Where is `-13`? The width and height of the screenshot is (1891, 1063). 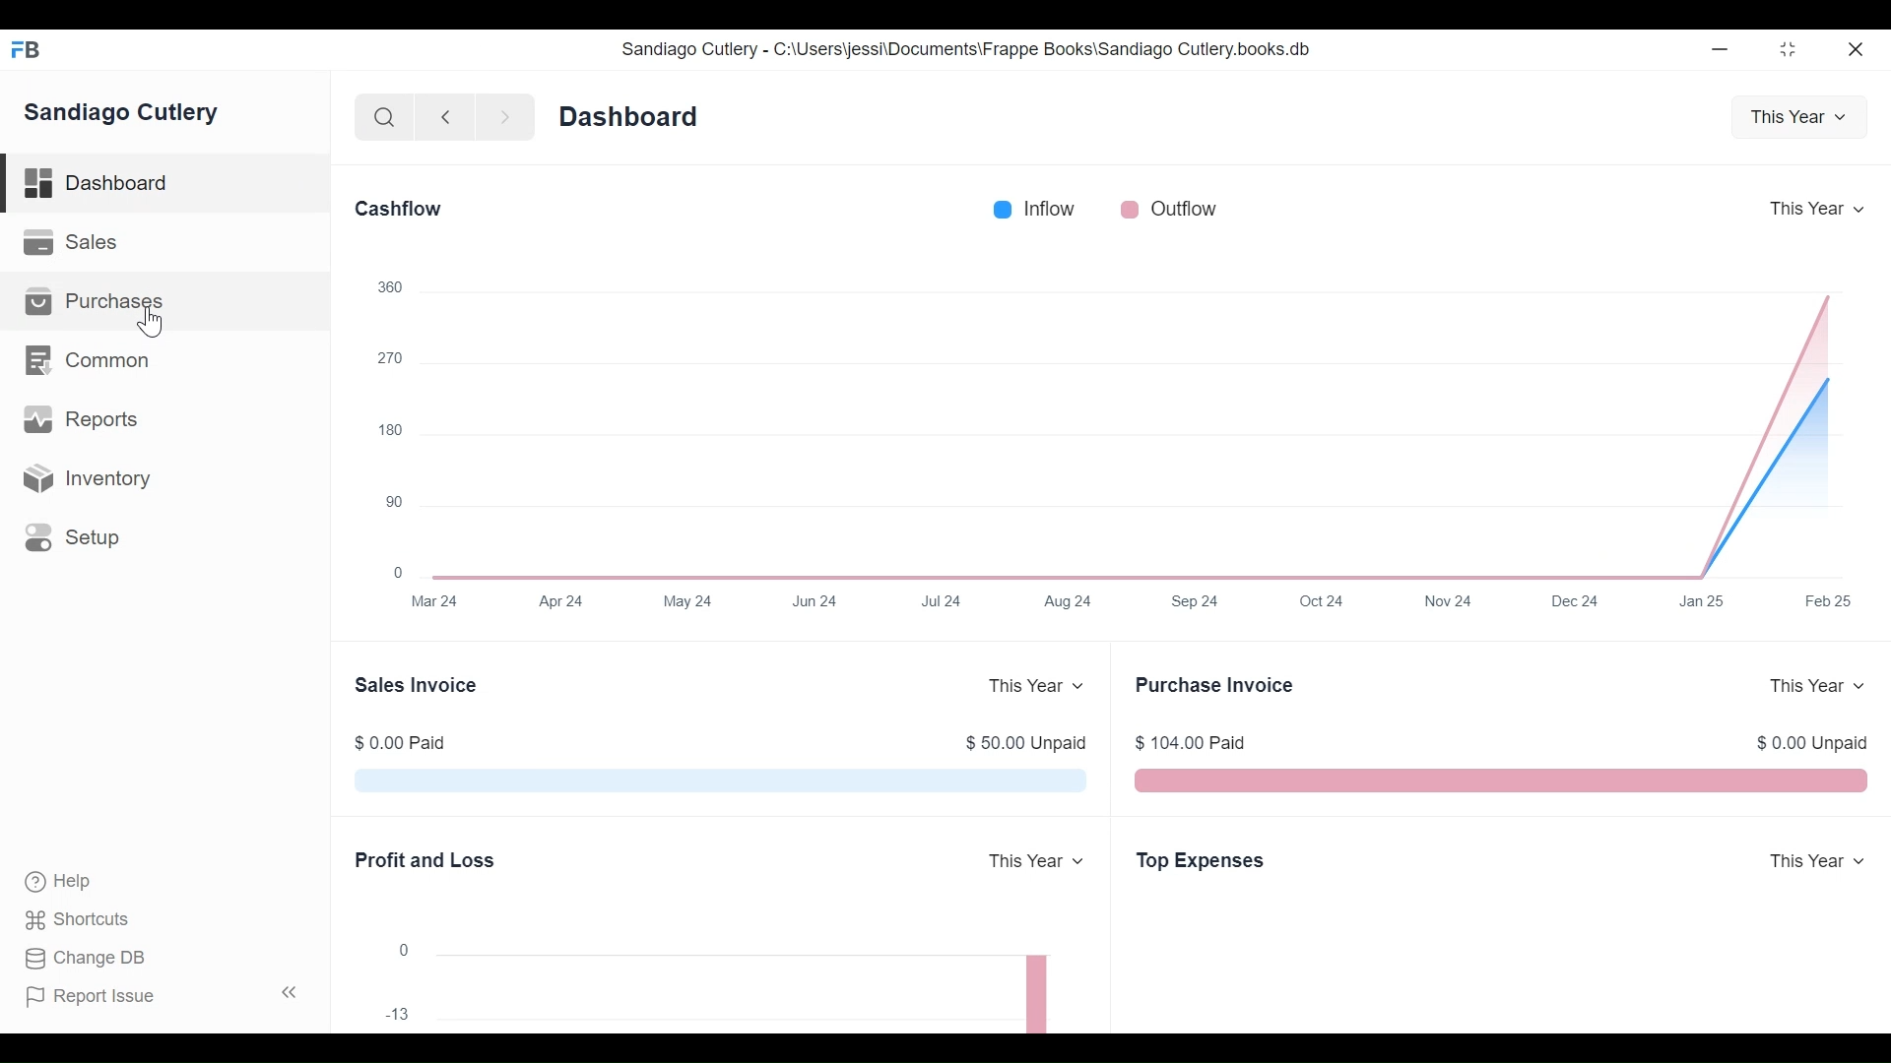 -13 is located at coordinates (403, 1014).